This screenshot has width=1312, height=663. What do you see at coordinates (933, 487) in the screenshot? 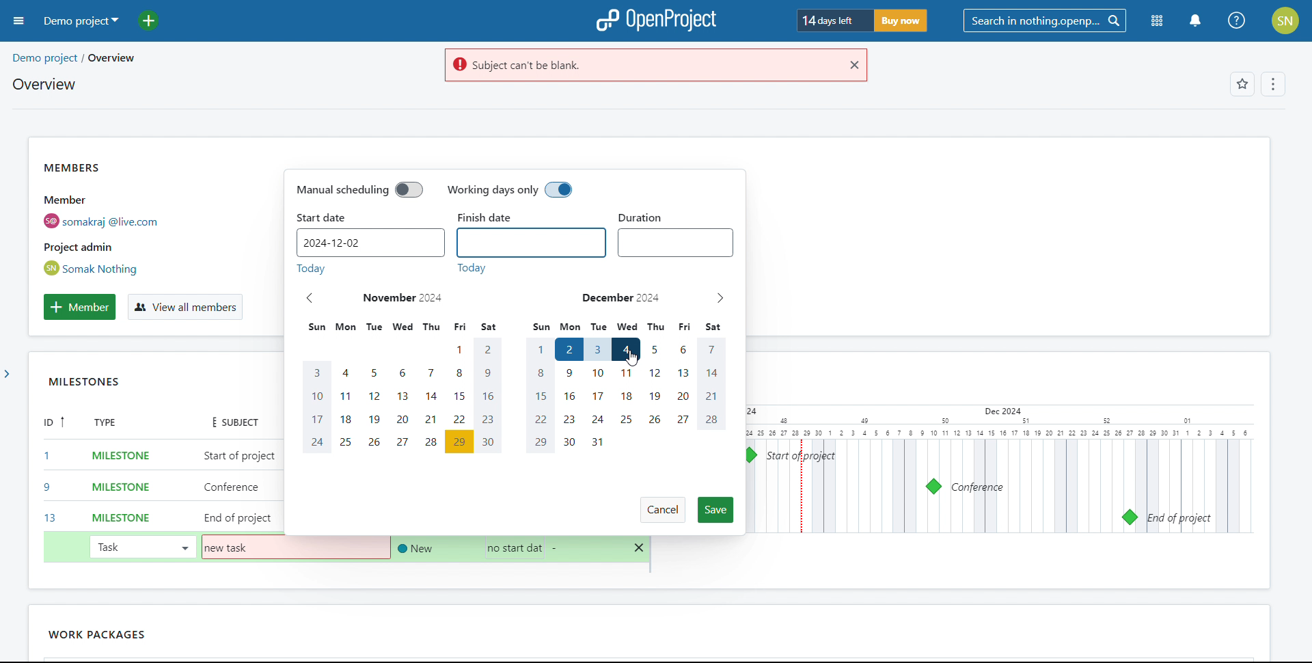
I see `milestone 9` at bounding box center [933, 487].